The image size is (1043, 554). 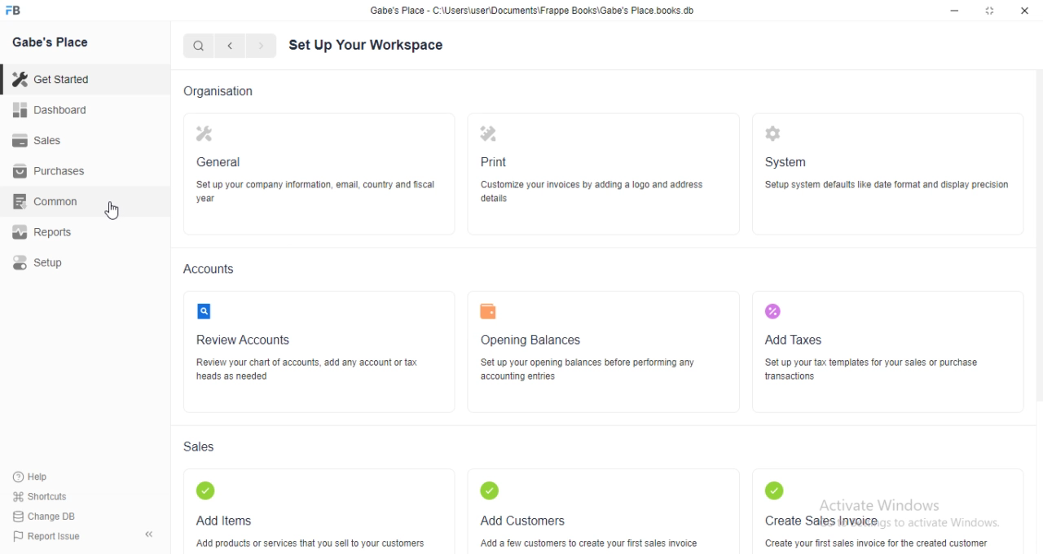 I want to click on Gabe's Place, so click(x=51, y=42).